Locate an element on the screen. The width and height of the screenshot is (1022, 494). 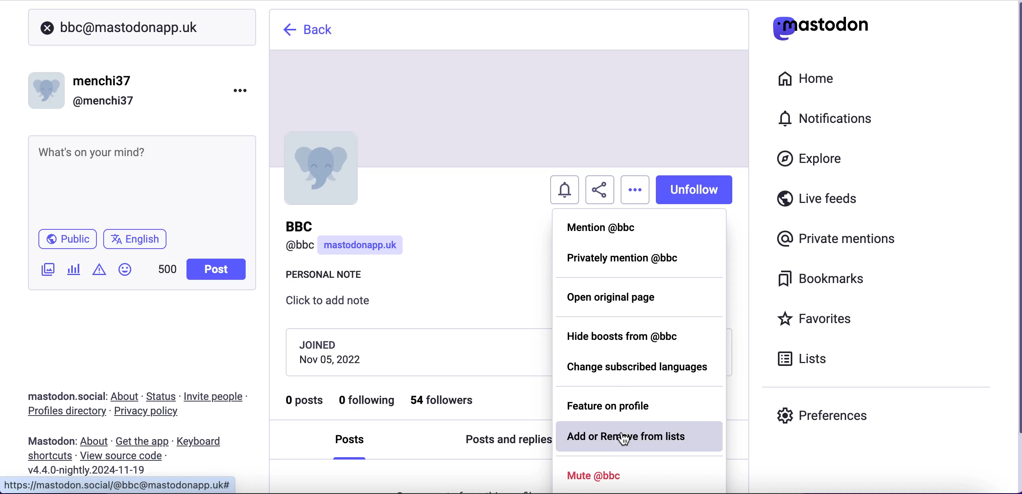
public is located at coordinates (66, 241).